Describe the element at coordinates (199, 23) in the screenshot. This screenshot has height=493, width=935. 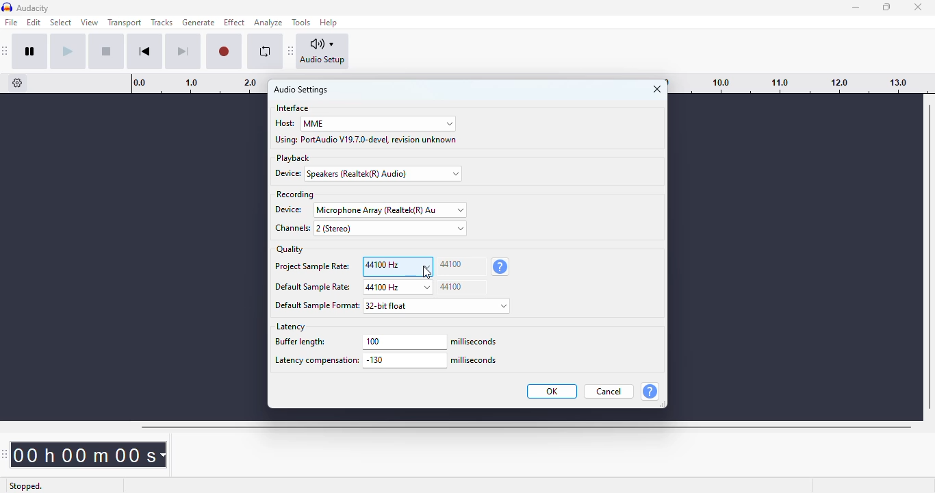
I see `generate` at that location.